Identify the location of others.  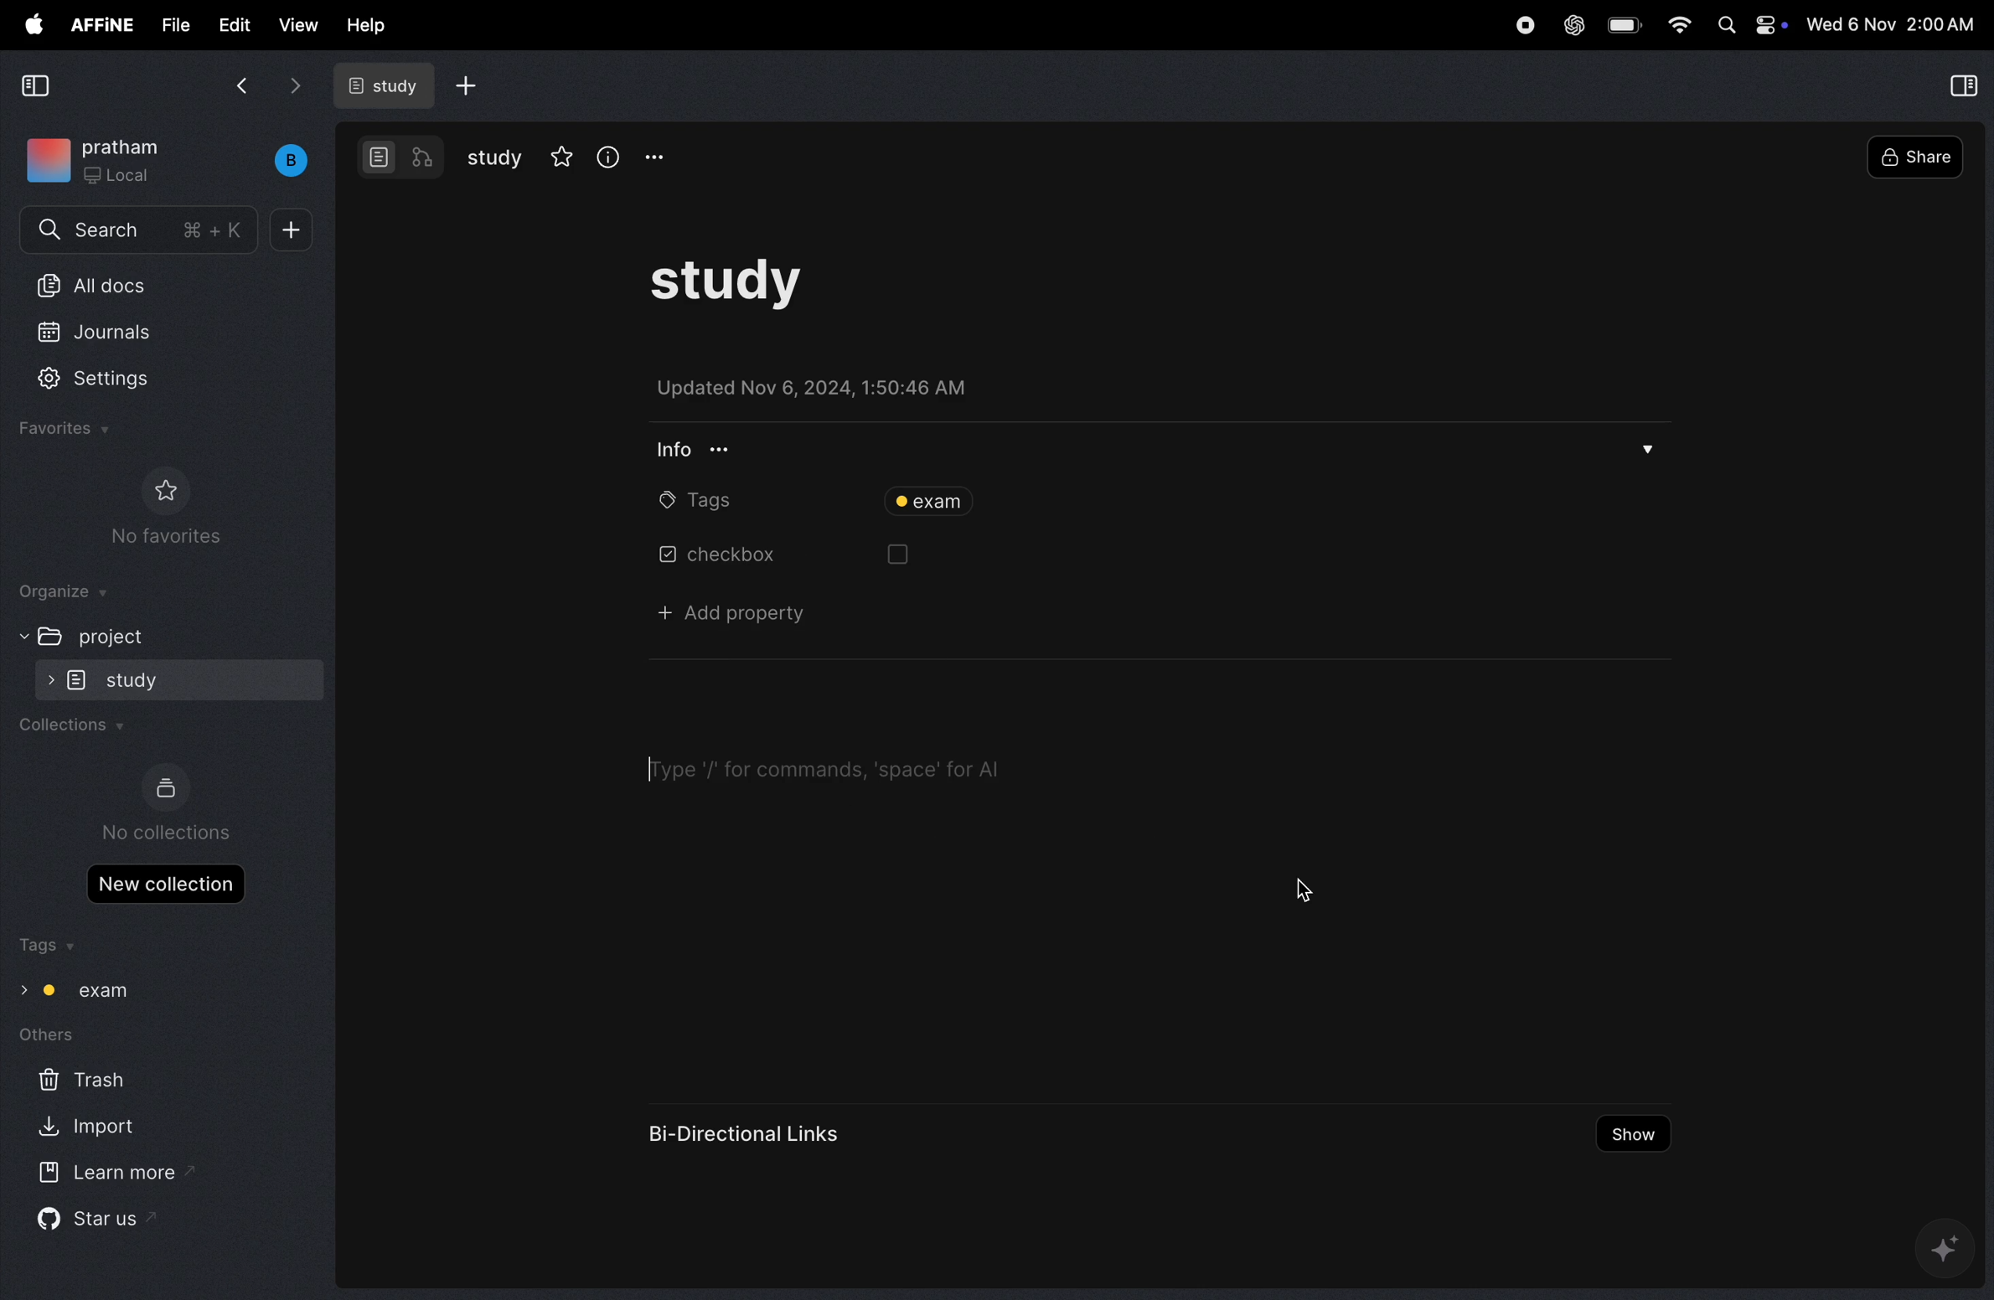
(48, 1034).